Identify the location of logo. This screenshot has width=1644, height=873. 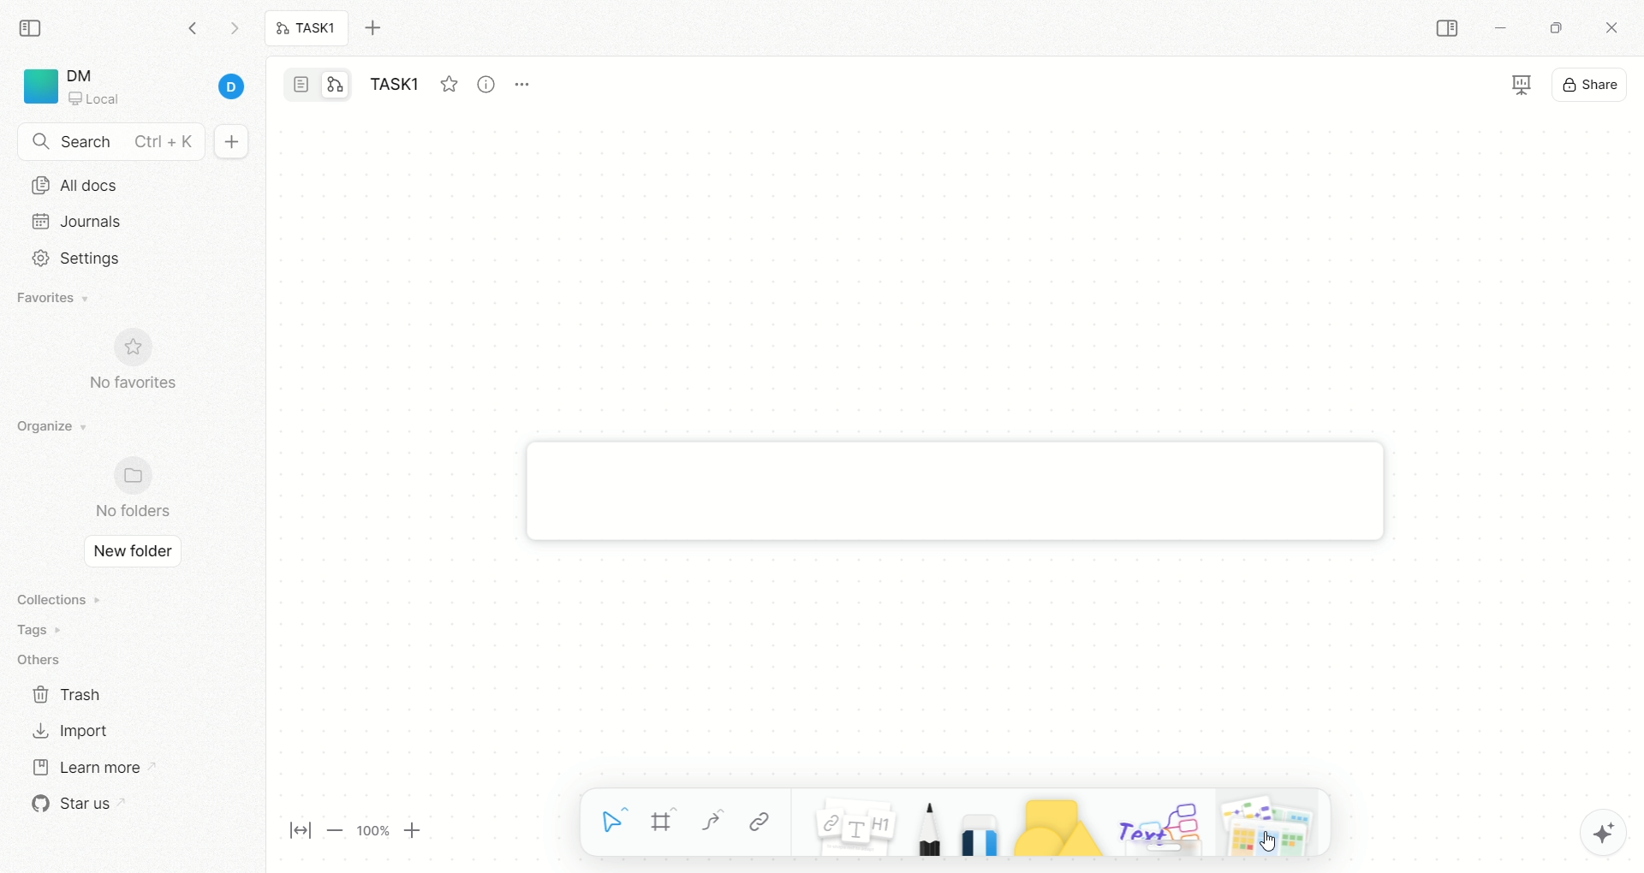
(38, 86).